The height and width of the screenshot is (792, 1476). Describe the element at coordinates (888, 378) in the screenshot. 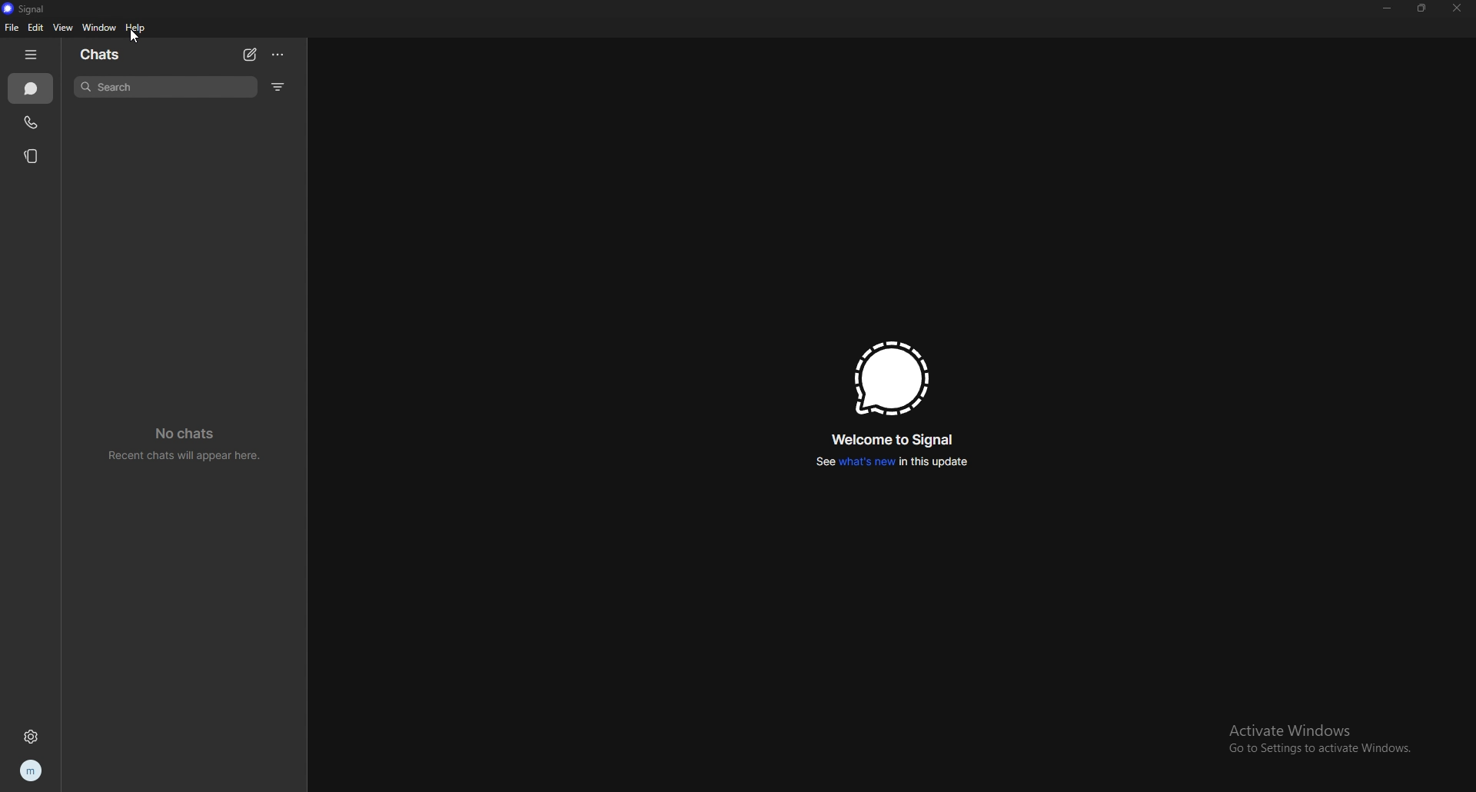

I see `signal logo` at that location.